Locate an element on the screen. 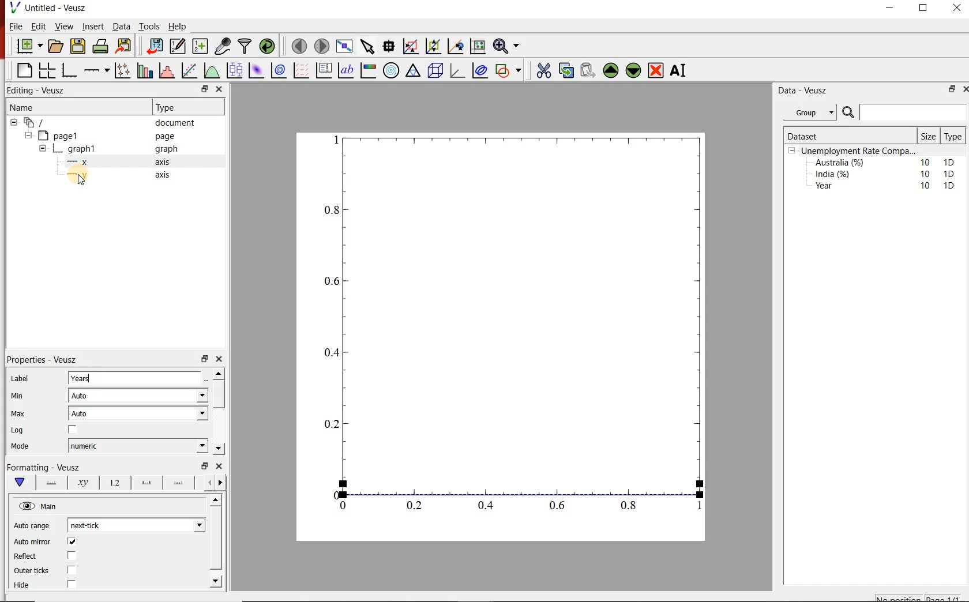 This screenshot has width=969, height=602. click to recenter graph axes is located at coordinates (456, 46).